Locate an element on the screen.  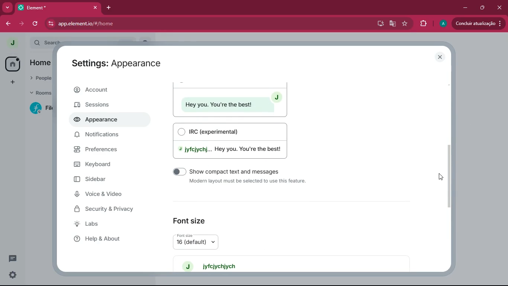
sessions is located at coordinates (107, 105).